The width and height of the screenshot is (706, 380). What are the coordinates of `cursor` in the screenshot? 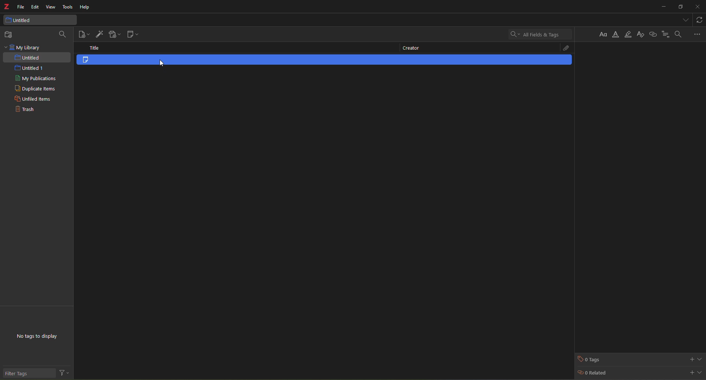 It's located at (161, 63).